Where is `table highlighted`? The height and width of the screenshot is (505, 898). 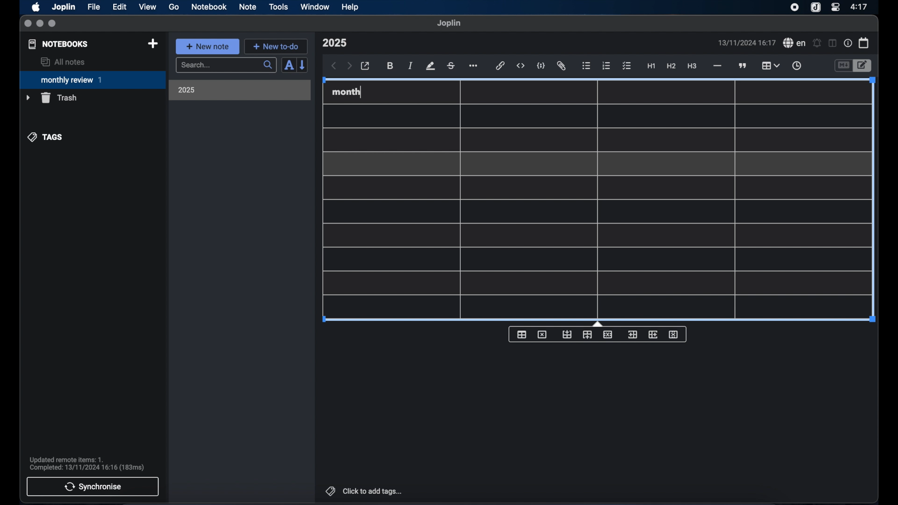
table highlighted is located at coordinates (769, 65).